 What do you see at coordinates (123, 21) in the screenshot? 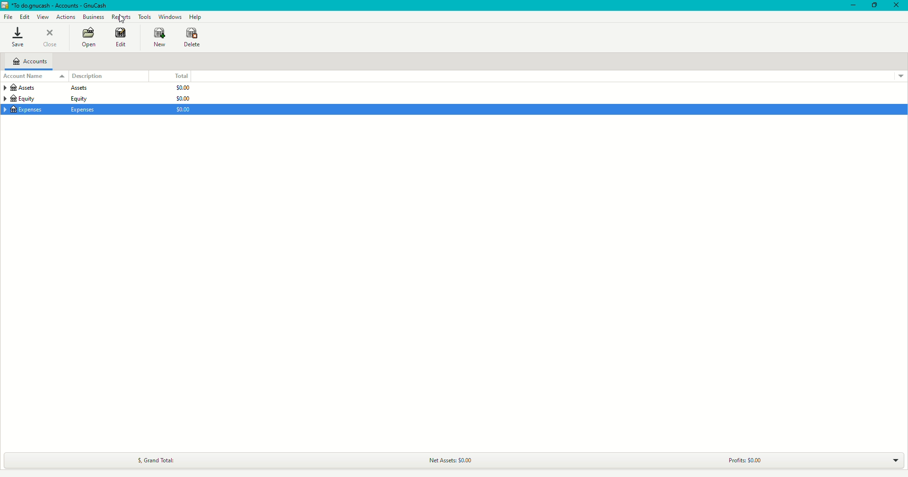
I see `cursor` at bounding box center [123, 21].